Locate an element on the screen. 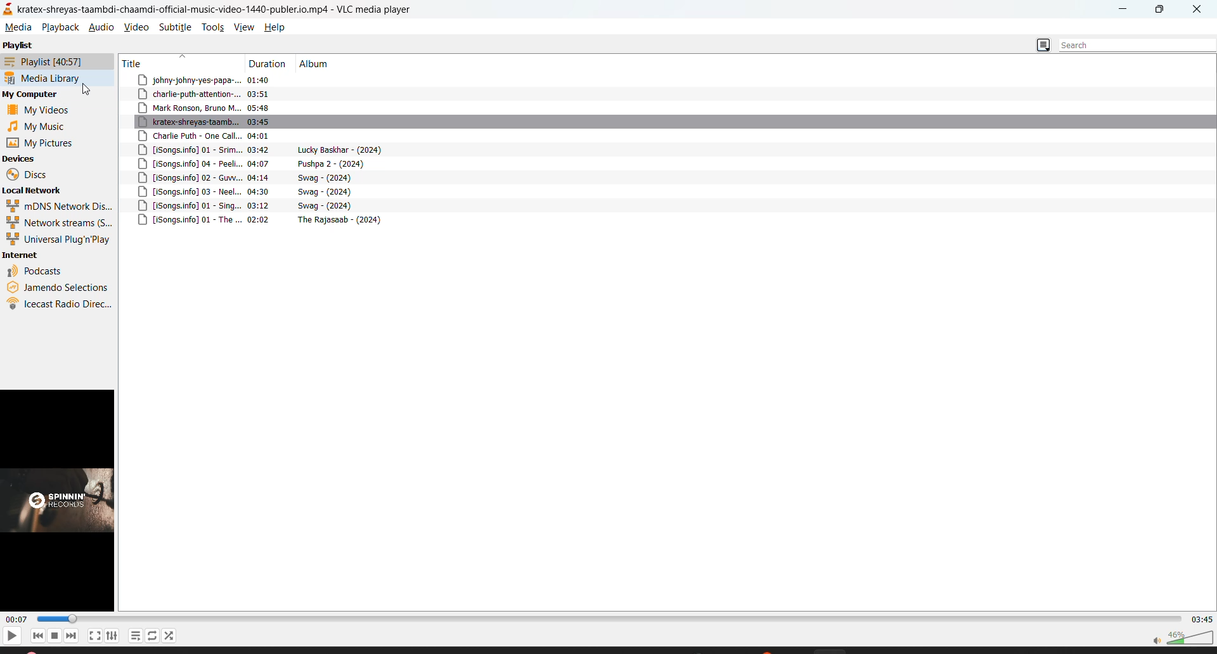 The width and height of the screenshot is (1217, 654). track title , duration and album is located at coordinates (252, 94).